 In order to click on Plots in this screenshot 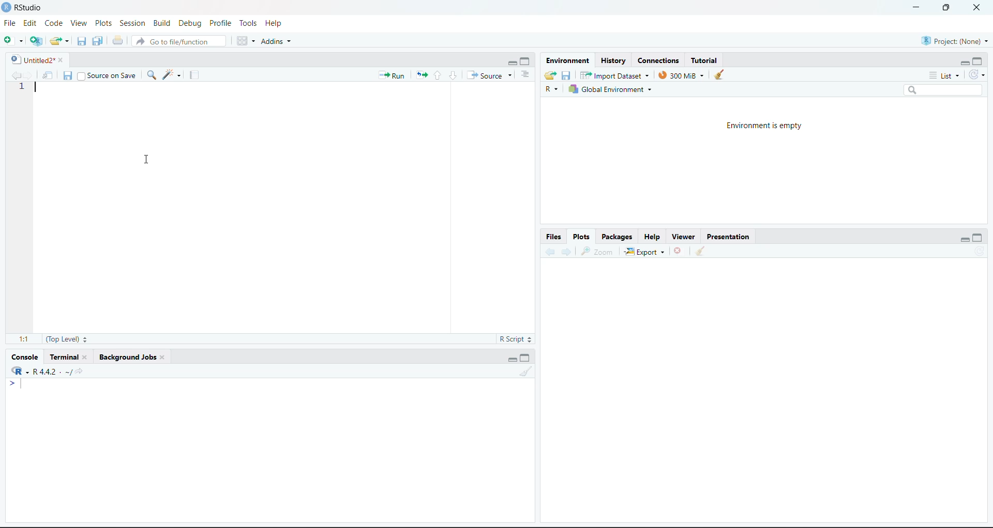, I will do `click(103, 23)`.